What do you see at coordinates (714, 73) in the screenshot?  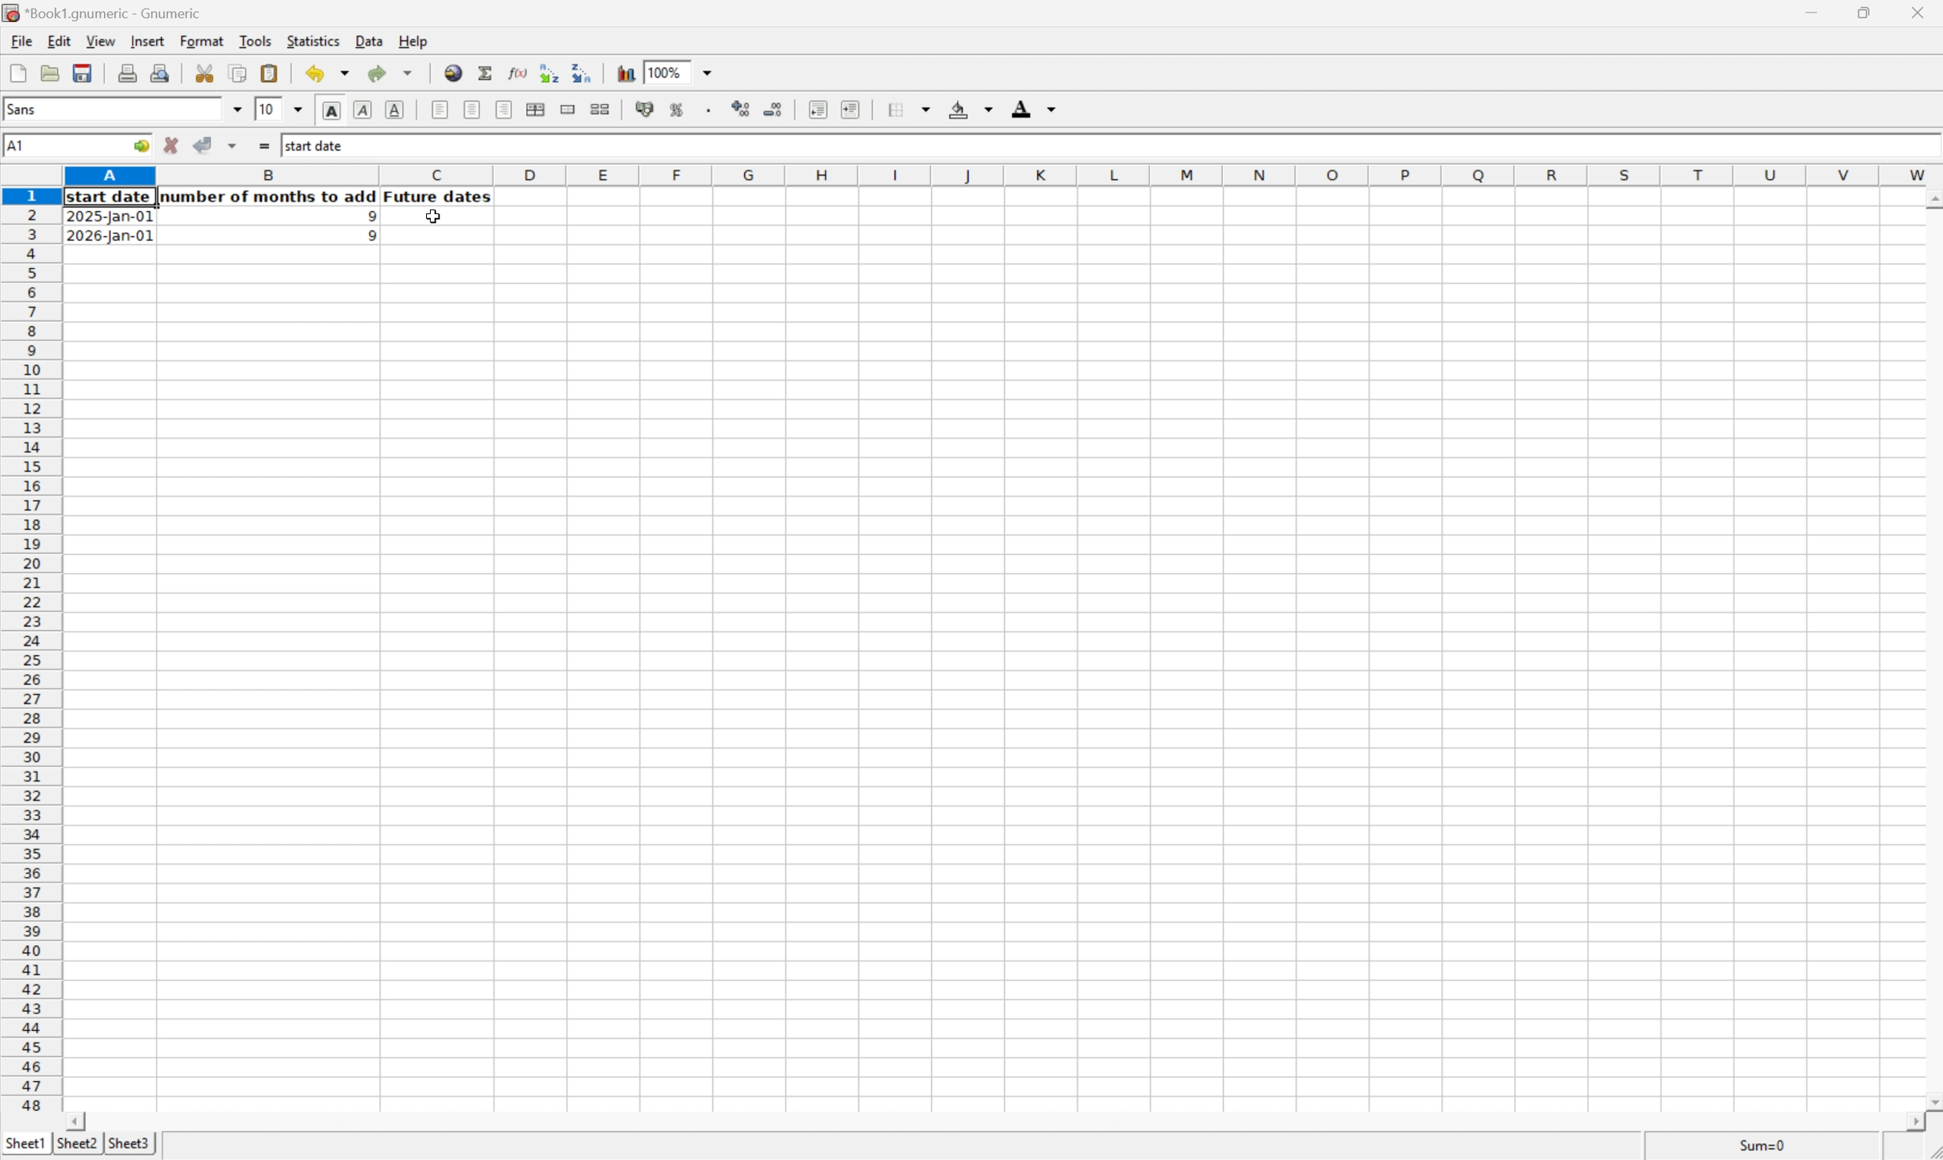 I see `Drop Down` at bounding box center [714, 73].